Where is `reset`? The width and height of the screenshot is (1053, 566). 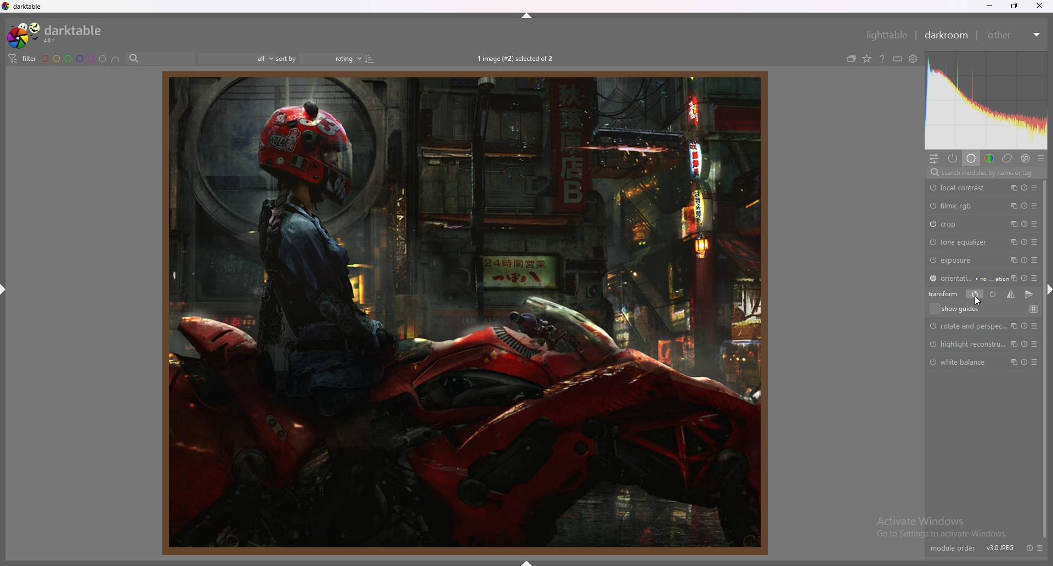
reset is located at coordinates (1024, 362).